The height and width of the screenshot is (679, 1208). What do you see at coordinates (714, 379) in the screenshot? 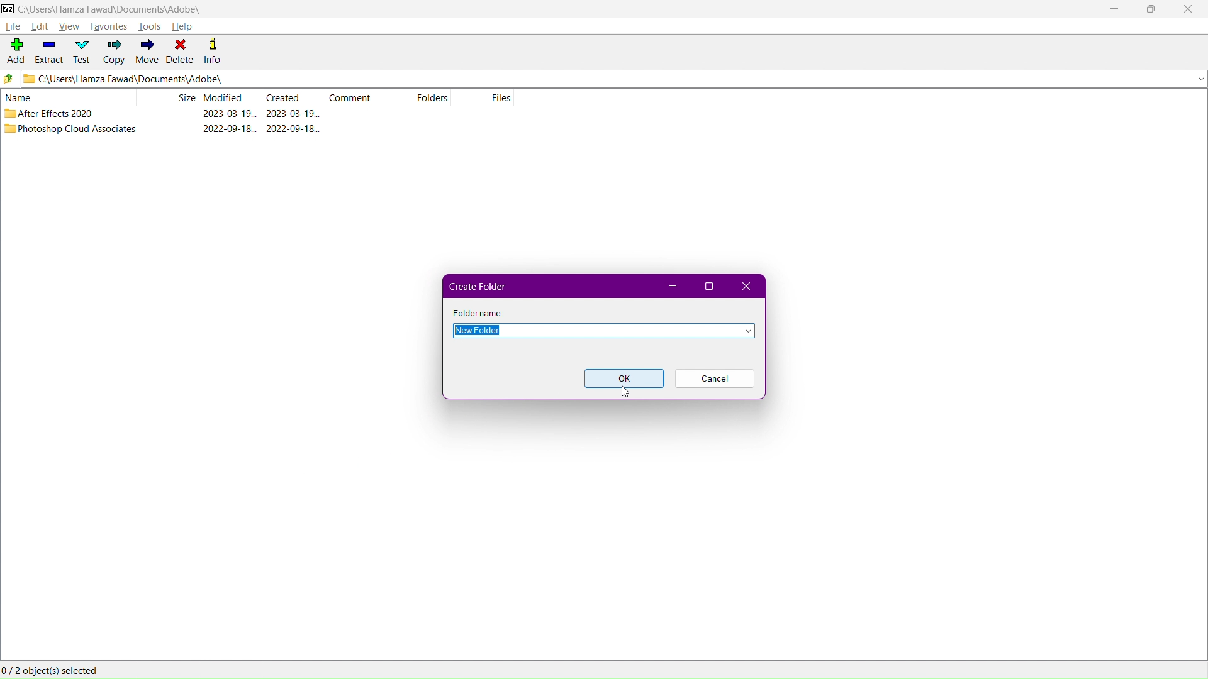
I see `Cancel` at bounding box center [714, 379].